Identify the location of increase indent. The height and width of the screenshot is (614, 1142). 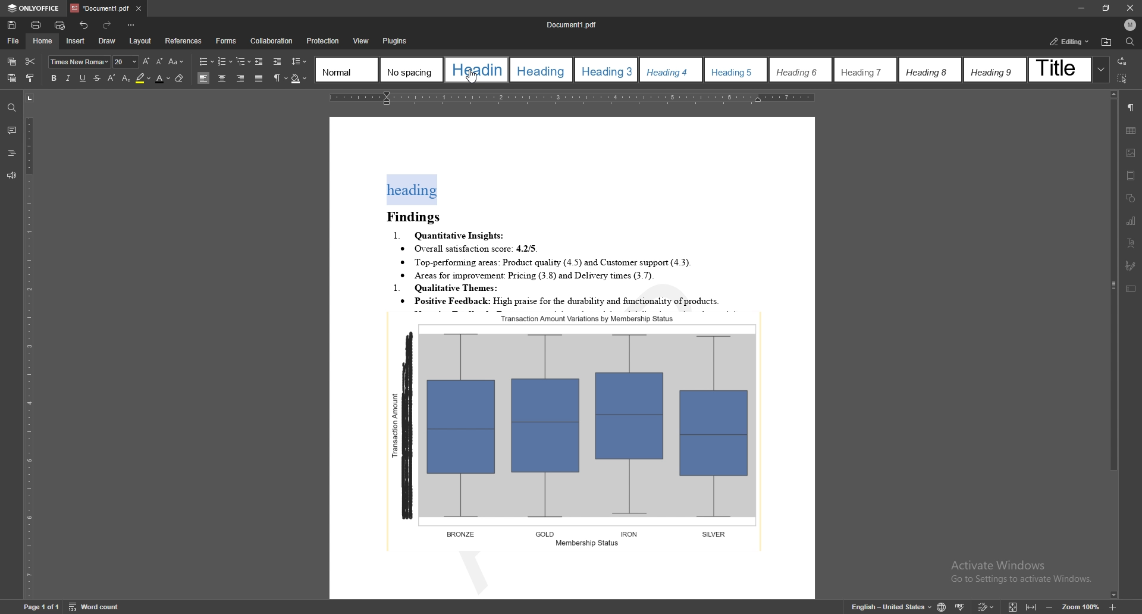
(278, 62).